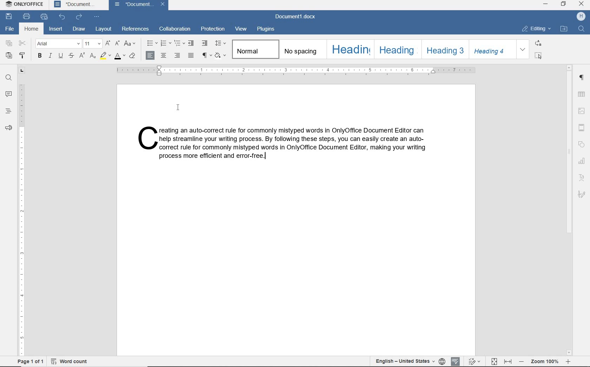  Describe the element at coordinates (137, 30) in the screenshot. I see `REFERENCES` at that location.